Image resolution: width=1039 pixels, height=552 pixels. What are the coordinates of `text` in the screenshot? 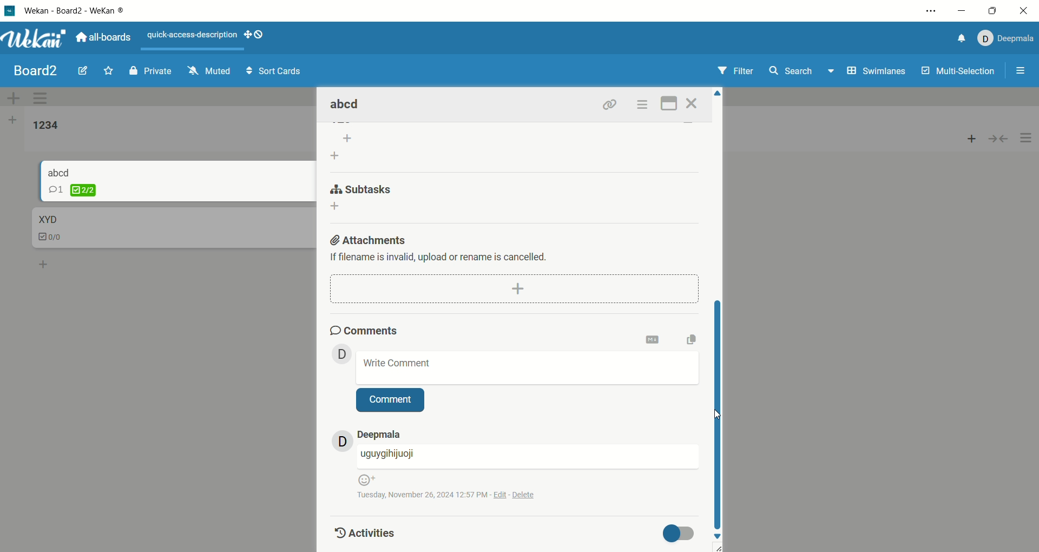 It's located at (193, 36).